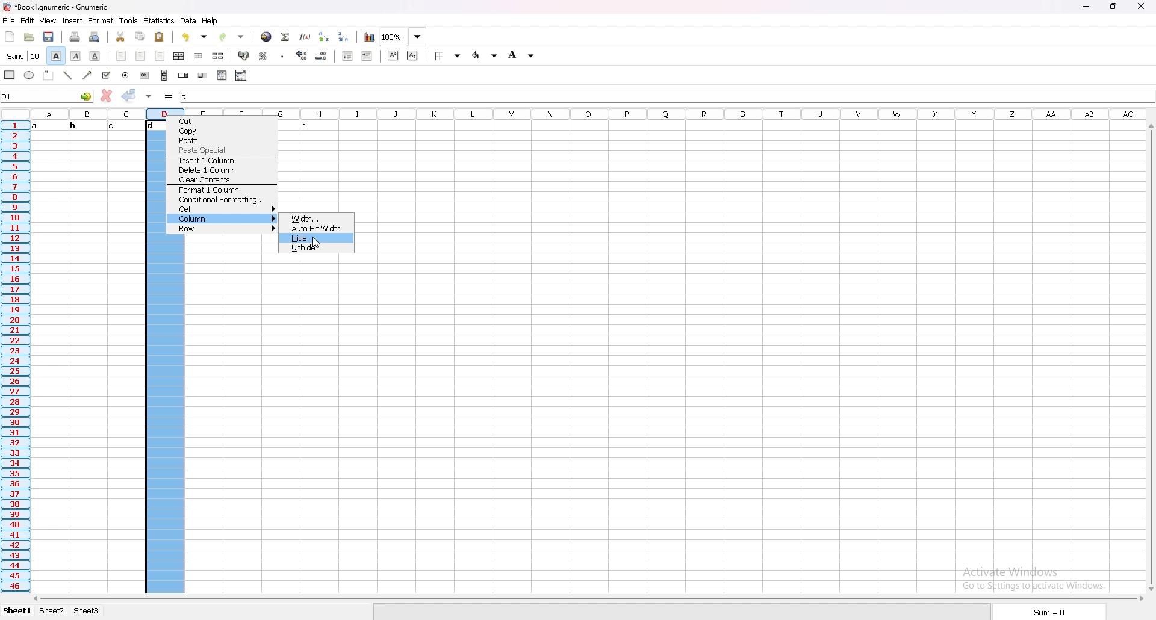 Image resolution: width=1156 pixels, height=620 pixels. What do you see at coordinates (101, 21) in the screenshot?
I see `format` at bounding box center [101, 21].